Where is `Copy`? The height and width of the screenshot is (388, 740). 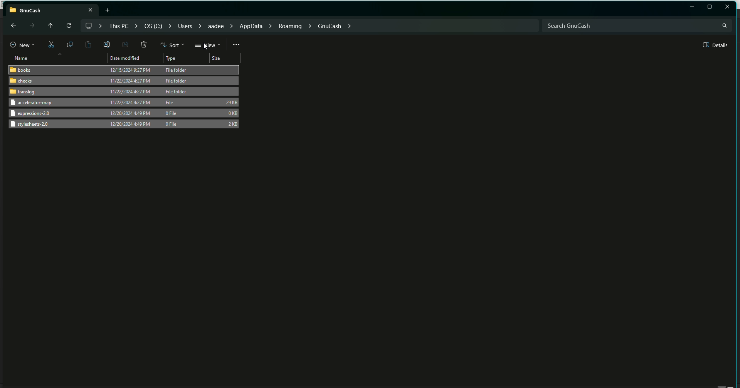
Copy is located at coordinates (68, 44).